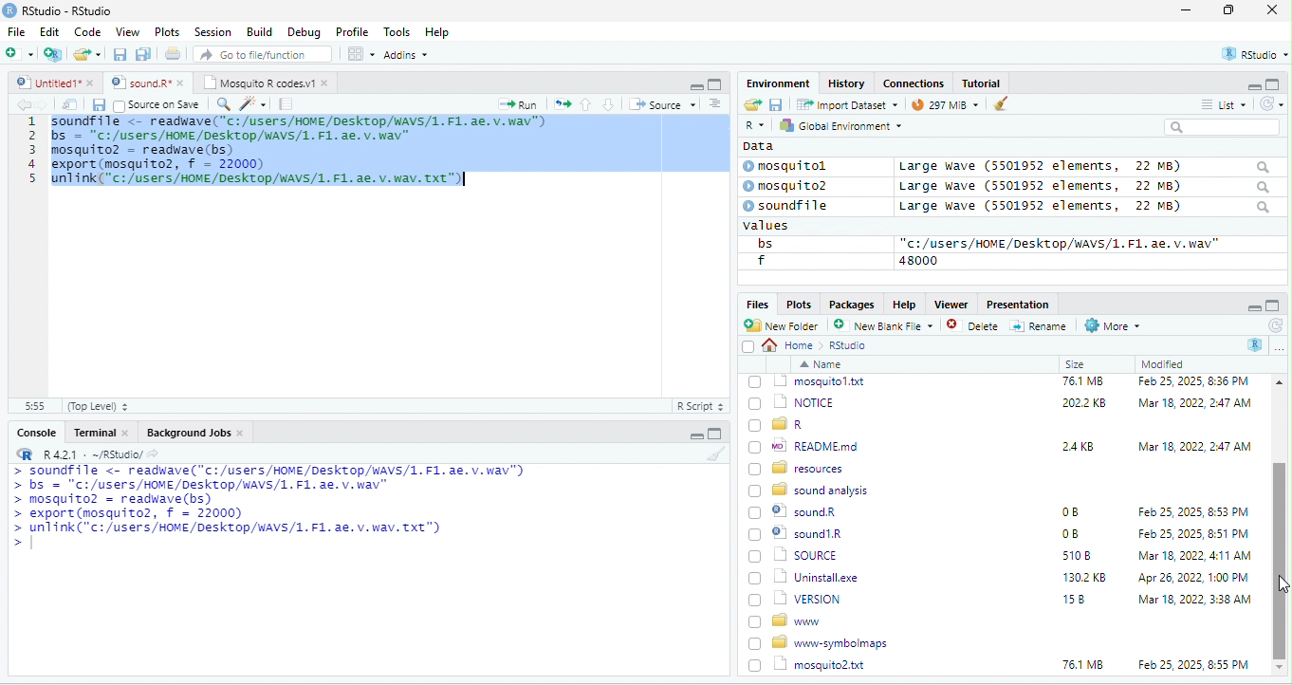  What do you see at coordinates (145, 55) in the screenshot?
I see `save as` at bounding box center [145, 55].